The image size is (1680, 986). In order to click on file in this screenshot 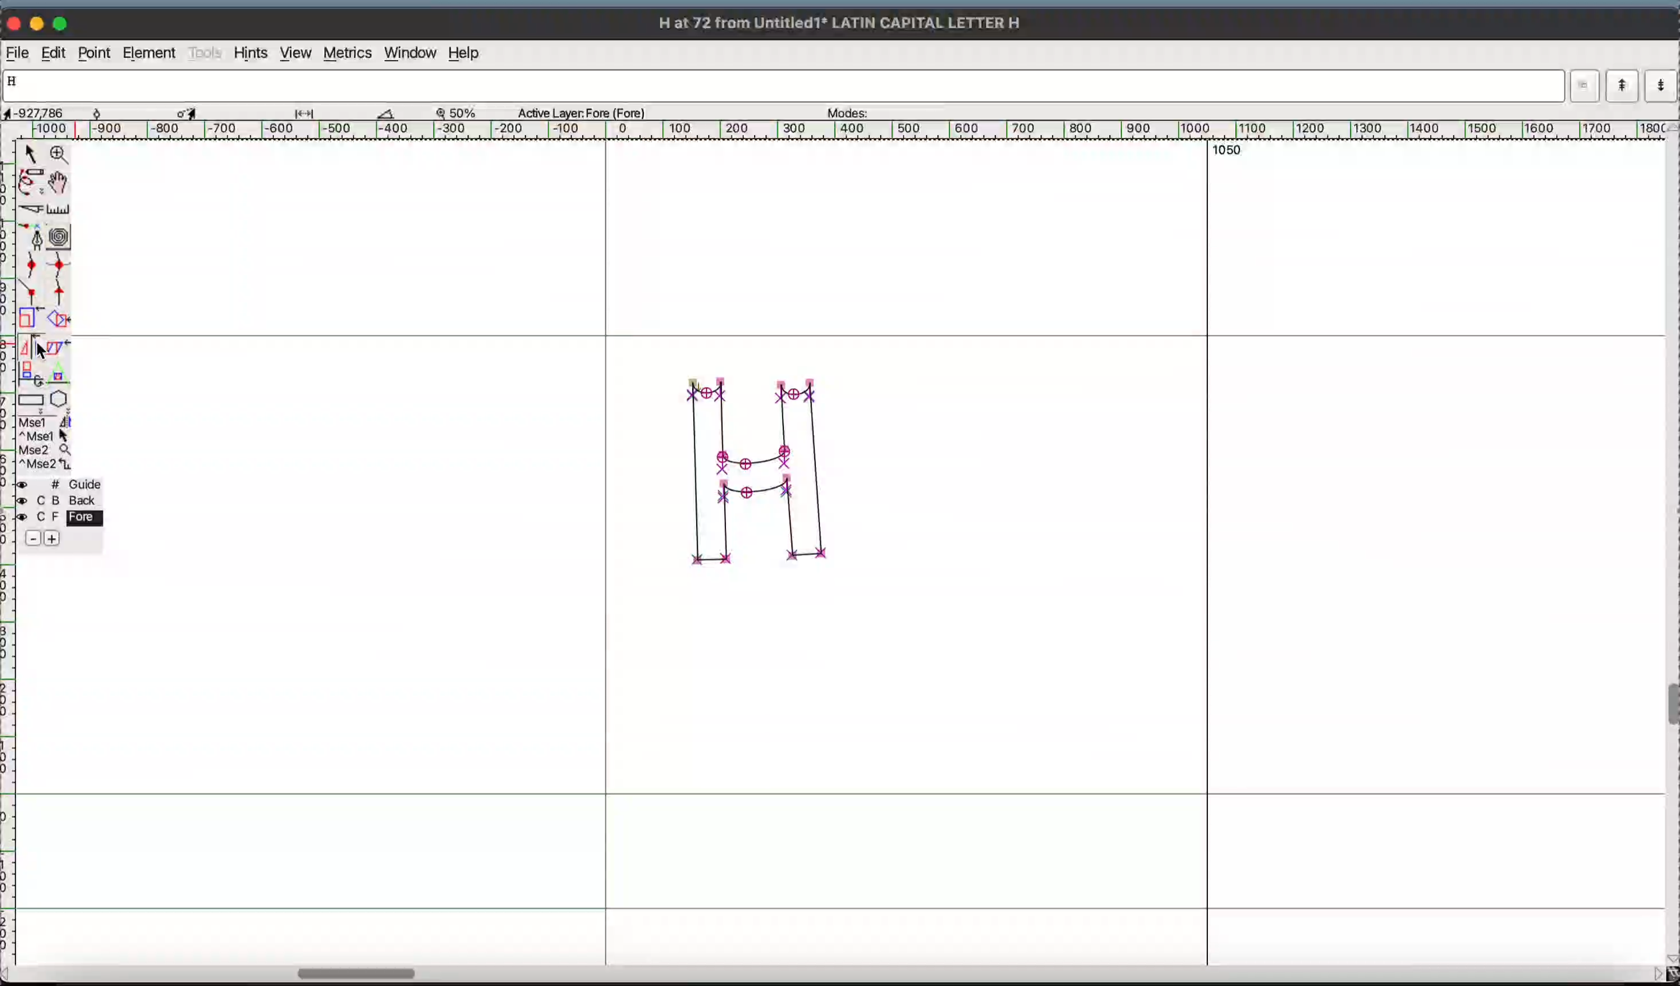, I will do `click(18, 53)`.